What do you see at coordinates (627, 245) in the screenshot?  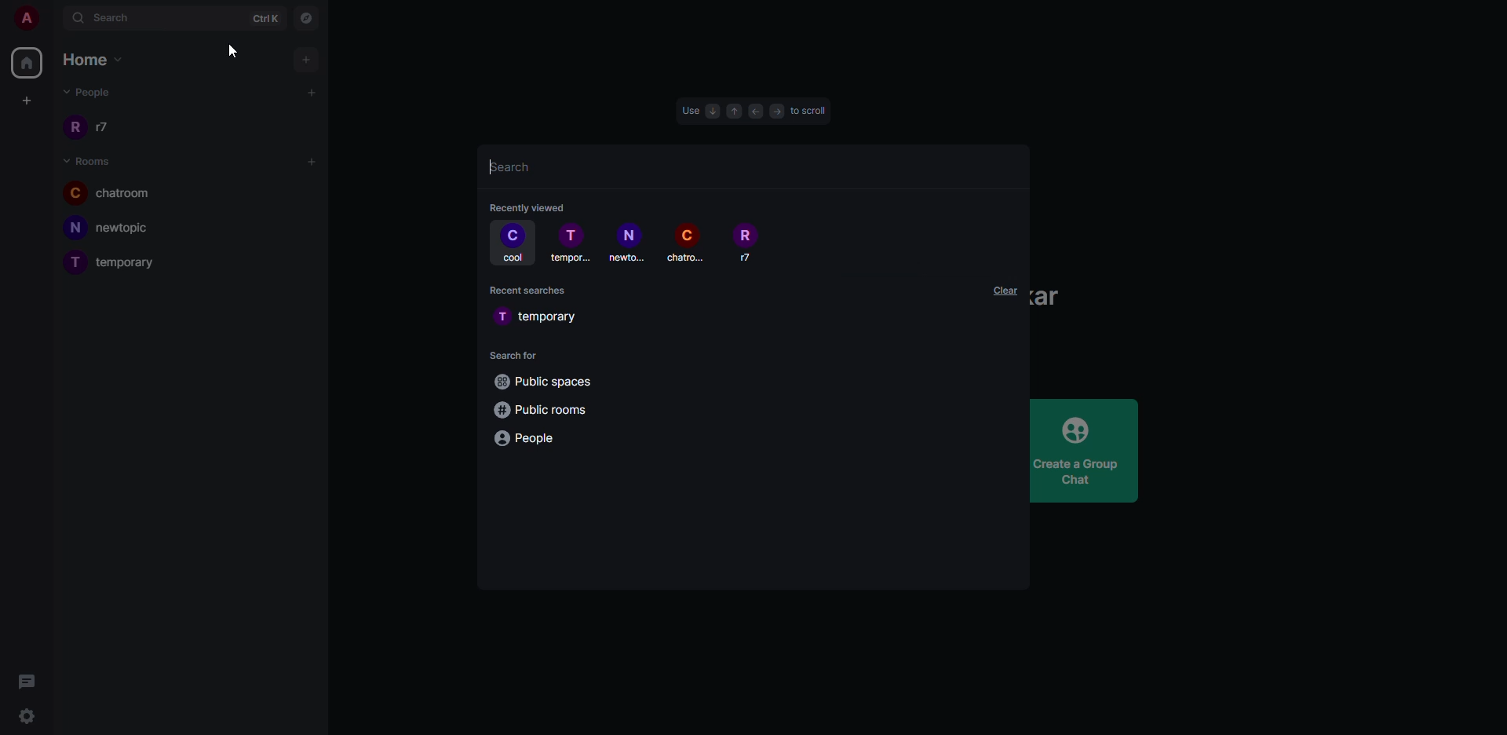 I see `room` at bounding box center [627, 245].